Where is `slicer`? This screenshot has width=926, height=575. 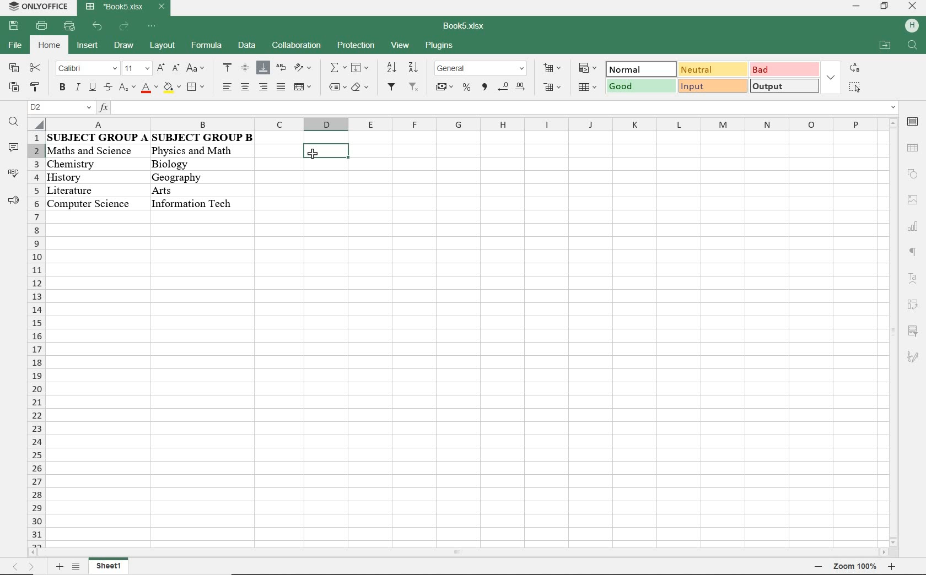 slicer is located at coordinates (912, 330).